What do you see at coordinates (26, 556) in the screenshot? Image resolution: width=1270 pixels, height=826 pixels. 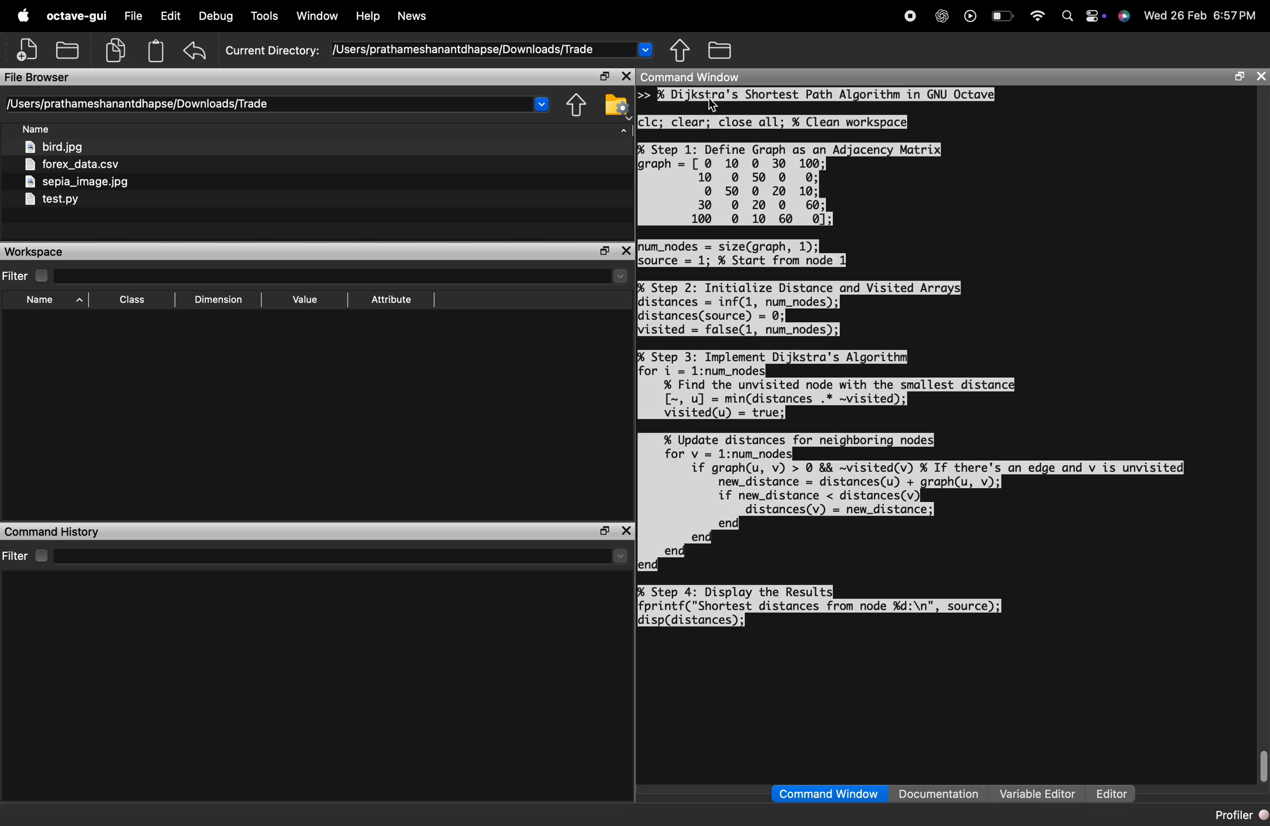 I see `filter` at bounding box center [26, 556].